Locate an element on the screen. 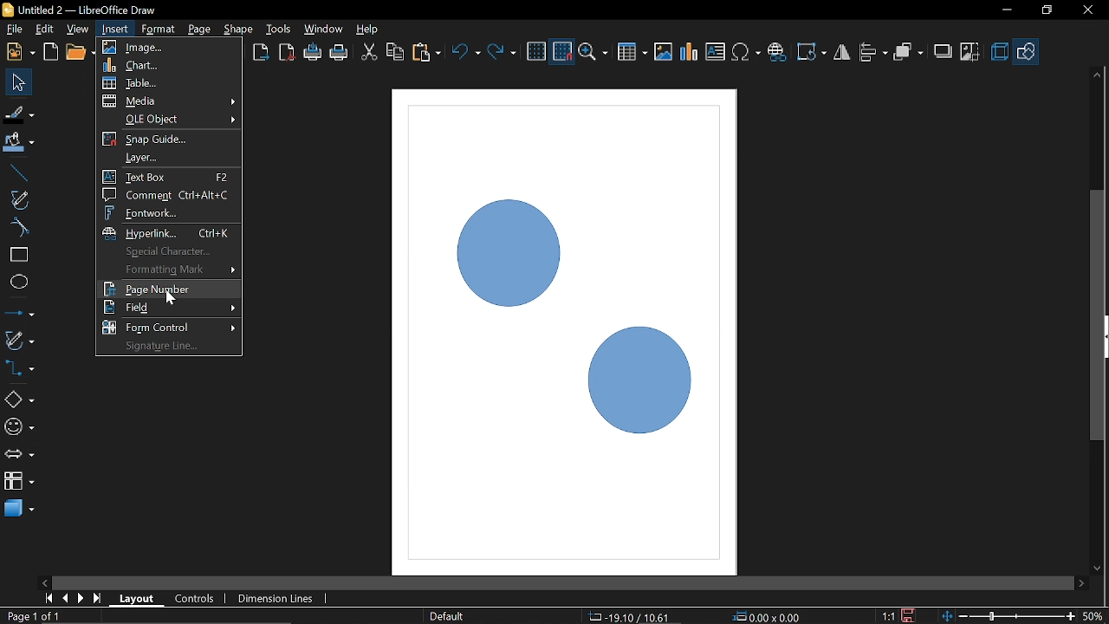  go to first page is located at coordinates (50, 597).